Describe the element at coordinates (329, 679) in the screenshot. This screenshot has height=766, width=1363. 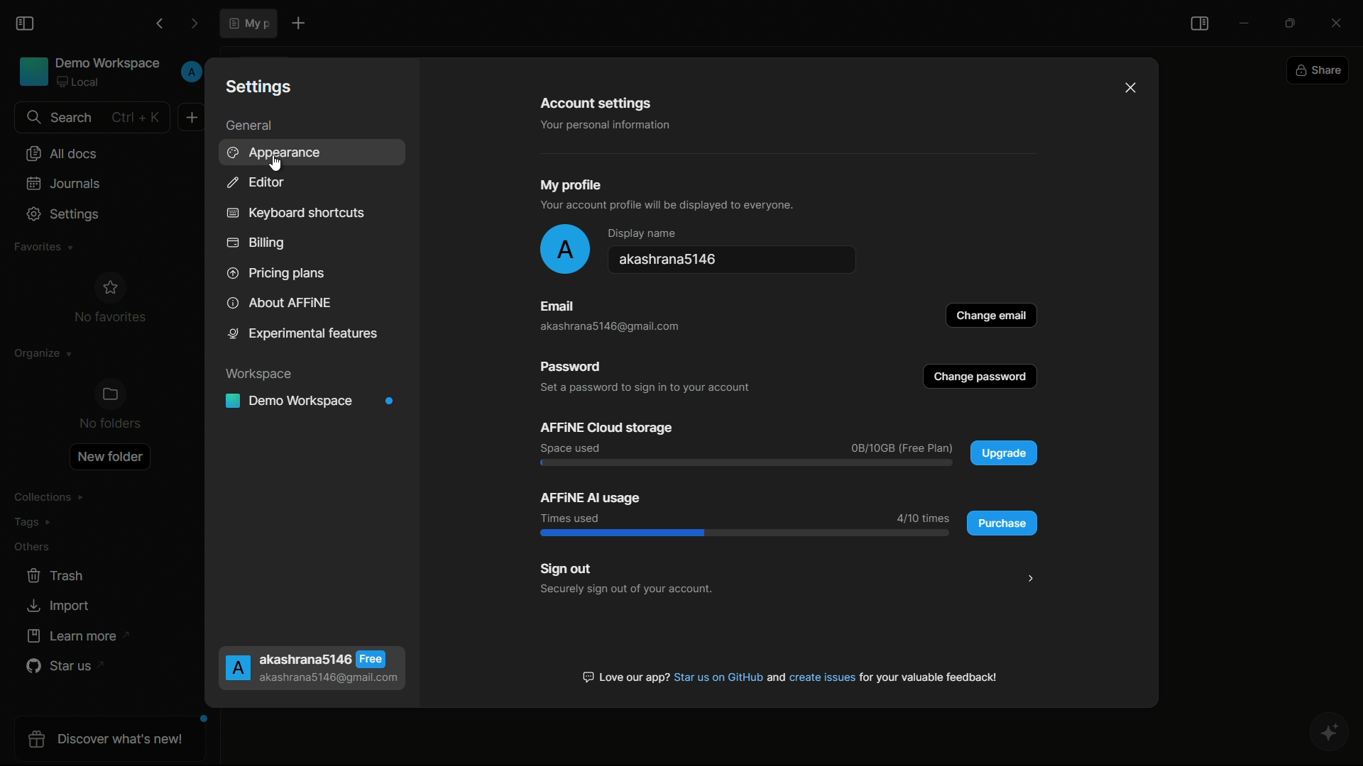
I see `profile email` at that location.